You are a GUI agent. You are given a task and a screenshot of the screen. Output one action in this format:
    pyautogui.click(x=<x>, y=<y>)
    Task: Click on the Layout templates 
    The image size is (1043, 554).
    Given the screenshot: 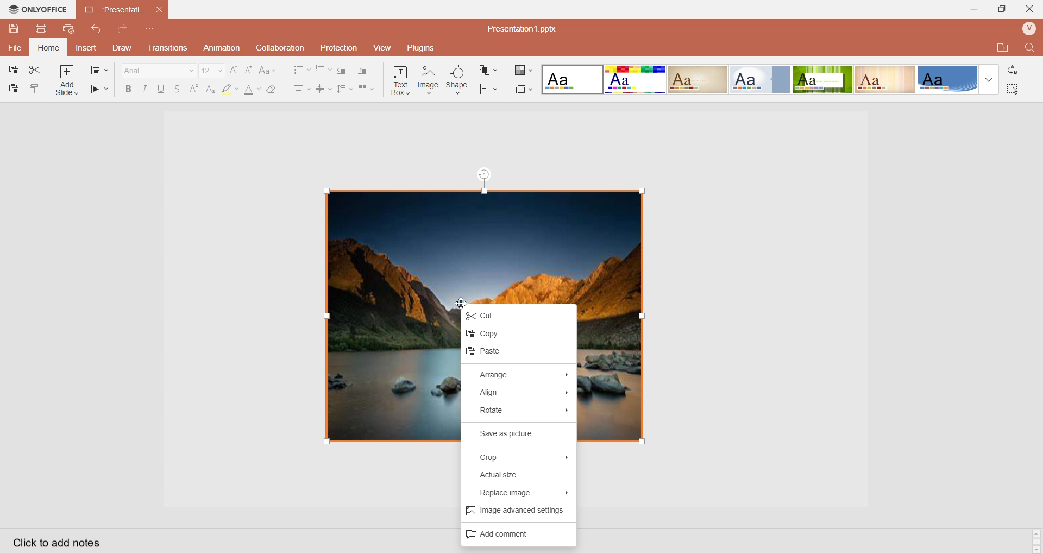 What is the action you would take?
    pyautogui.click(x=771, y=79)
    